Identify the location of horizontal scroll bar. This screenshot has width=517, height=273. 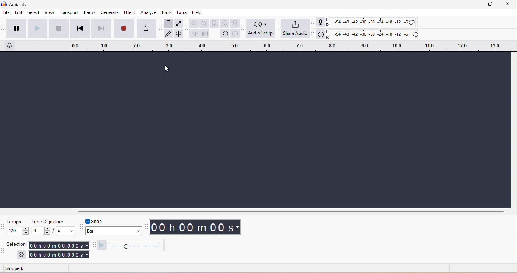
(293, 211).